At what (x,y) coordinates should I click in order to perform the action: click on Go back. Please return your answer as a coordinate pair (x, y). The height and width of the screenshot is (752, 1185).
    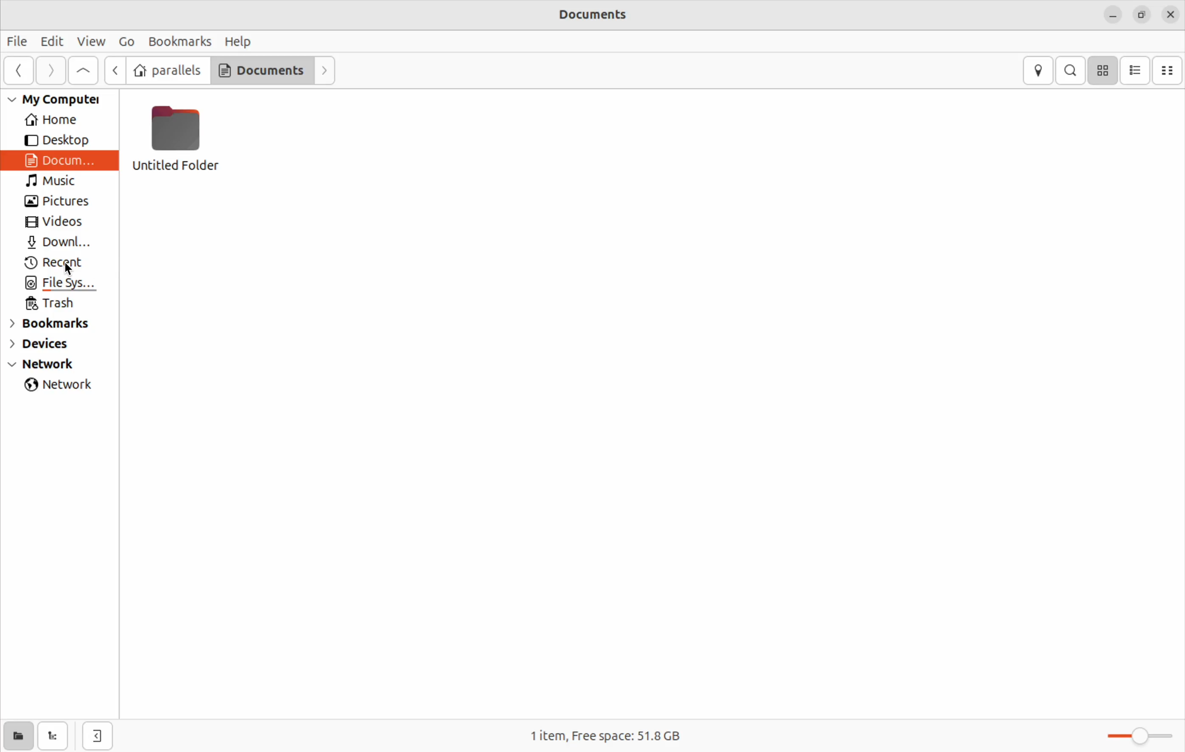
    Looking at the image, I should click on (116, 69).